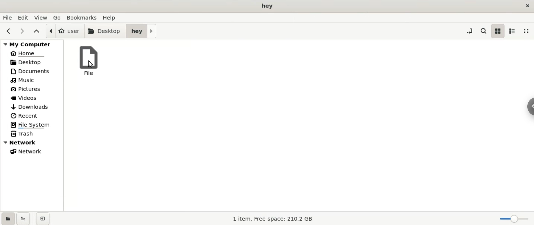 The width and height of the screenshot is (534, 225). I want to click on go, so click(59, 18).